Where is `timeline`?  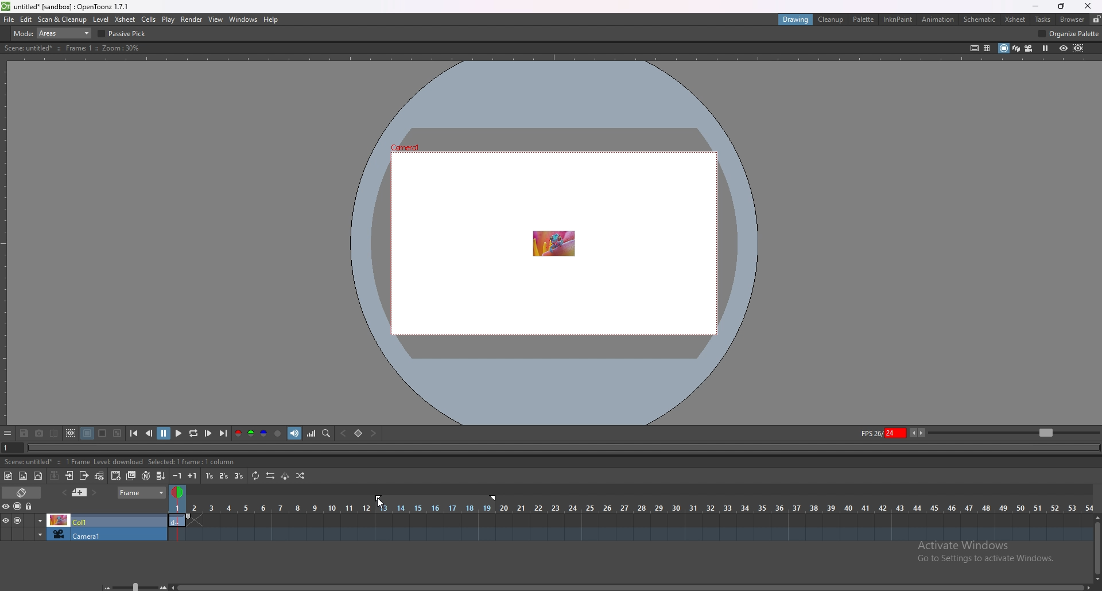 timeline is located at coordinates (629, 534).